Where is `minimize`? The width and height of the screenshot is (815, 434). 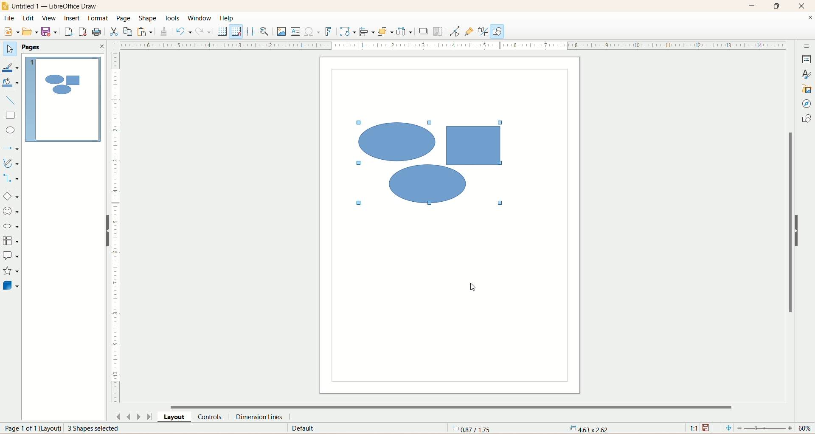
minimize is located at coordinates (753, 6).